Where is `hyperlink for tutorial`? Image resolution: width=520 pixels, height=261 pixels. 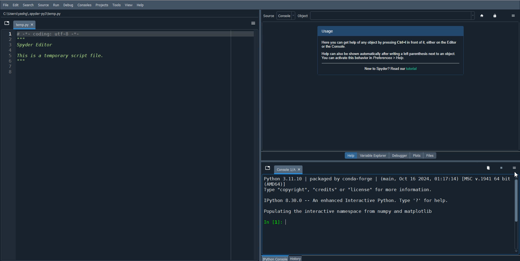
hyperlink for tutorial is located at coordinates (415, 68).